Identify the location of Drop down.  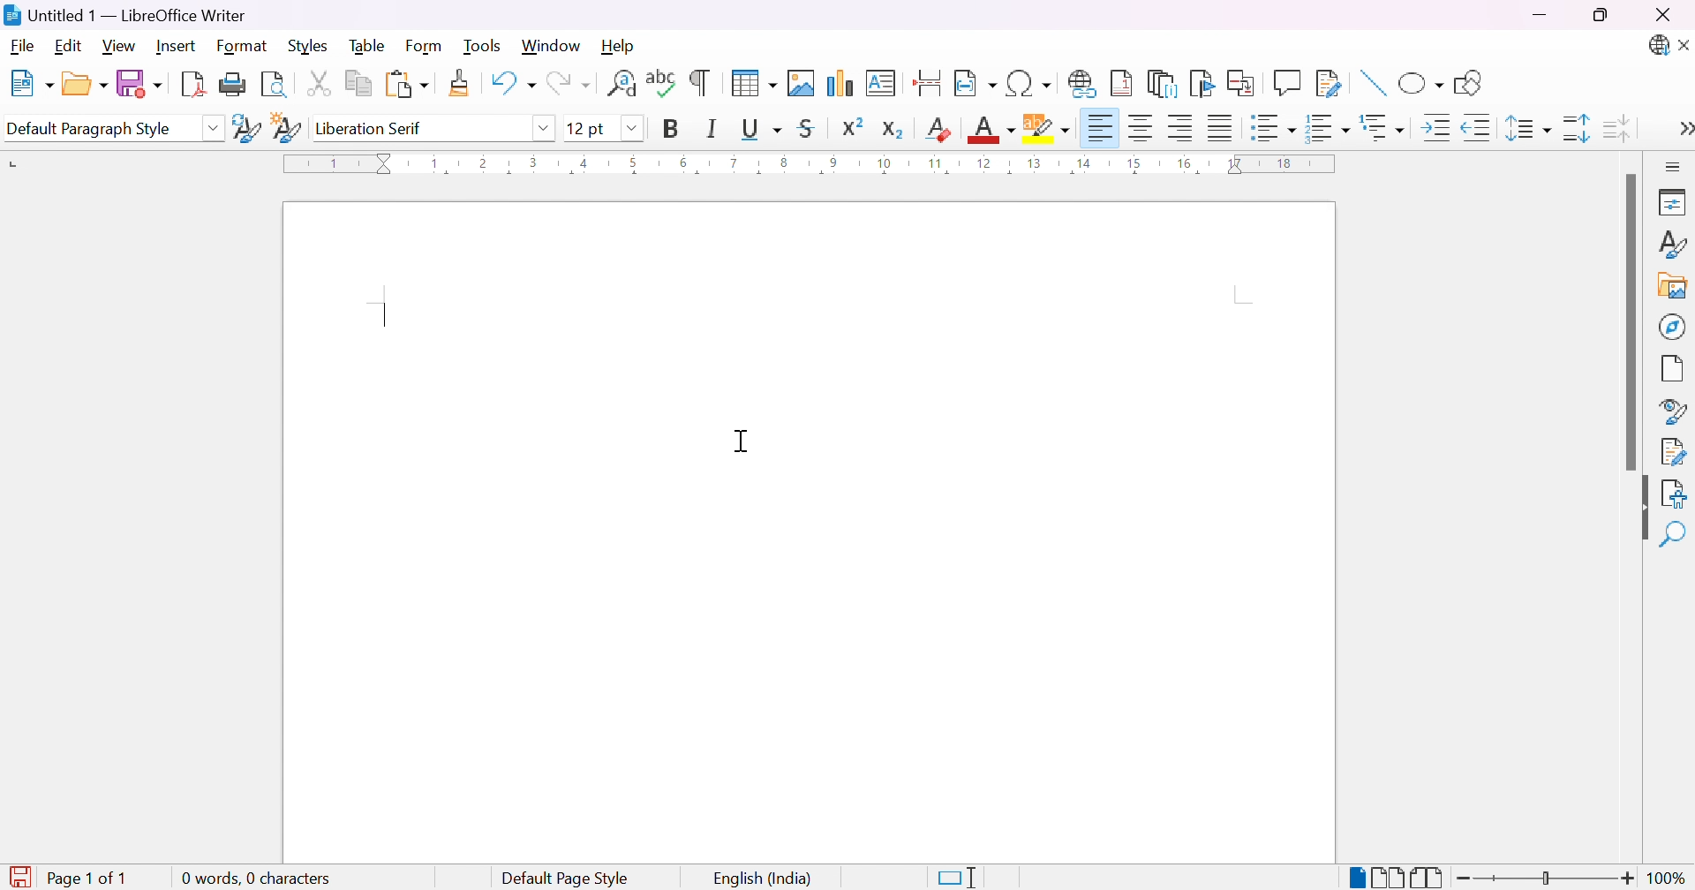
(213, 128).